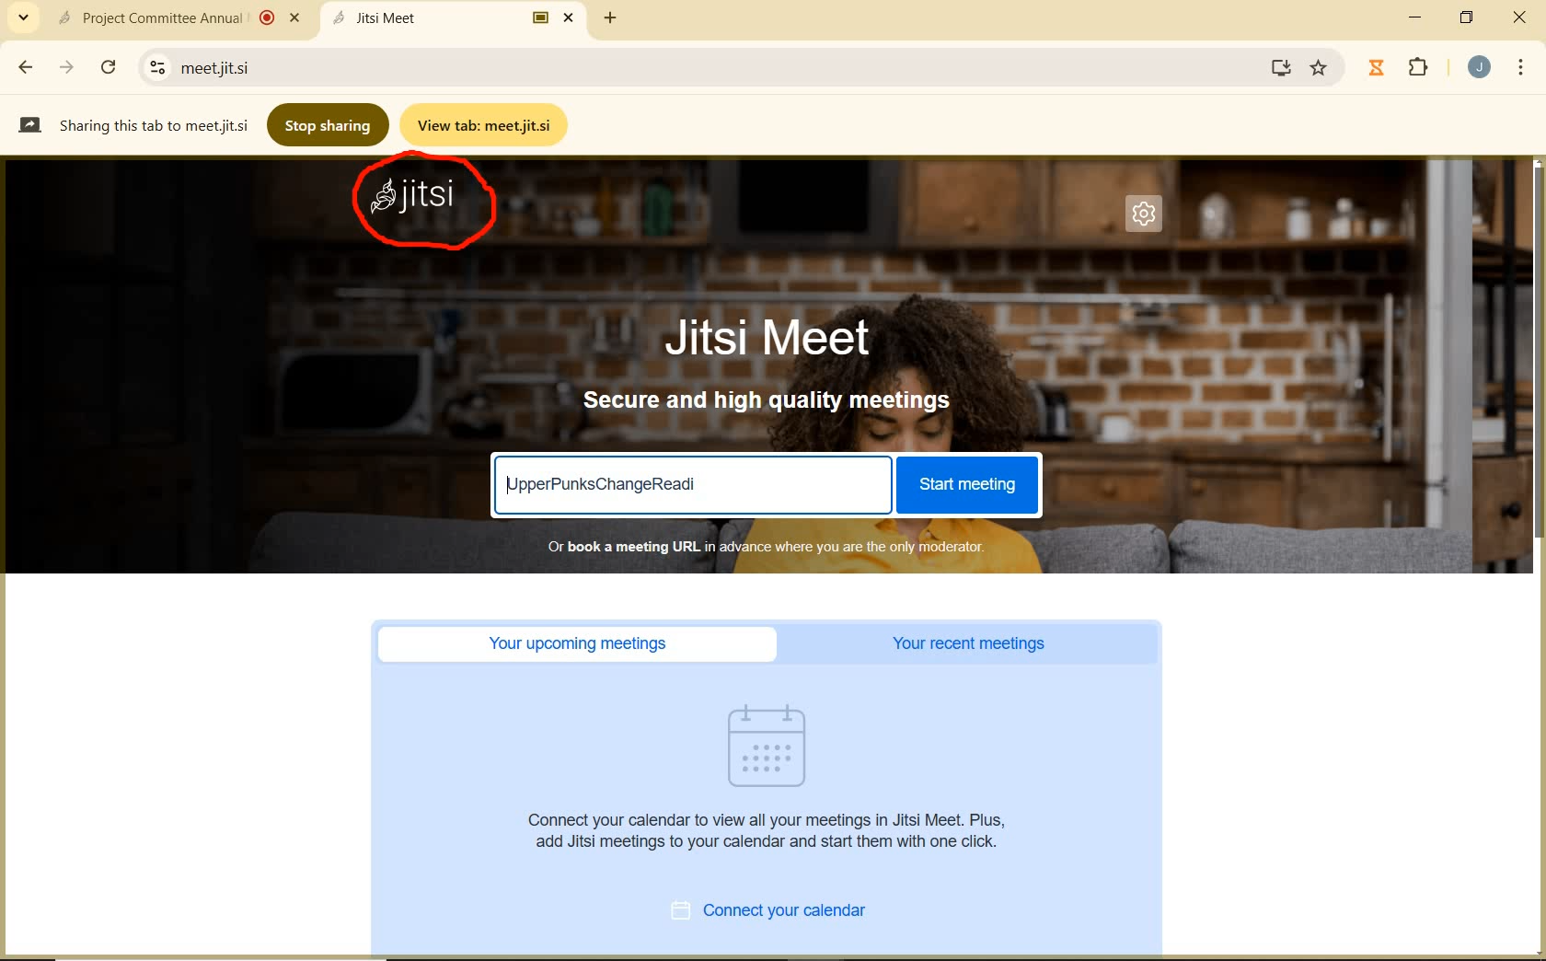 The height and width of the screenshot is (961, 1546). I want to click on Project Committee Annual, so click(176, 17).